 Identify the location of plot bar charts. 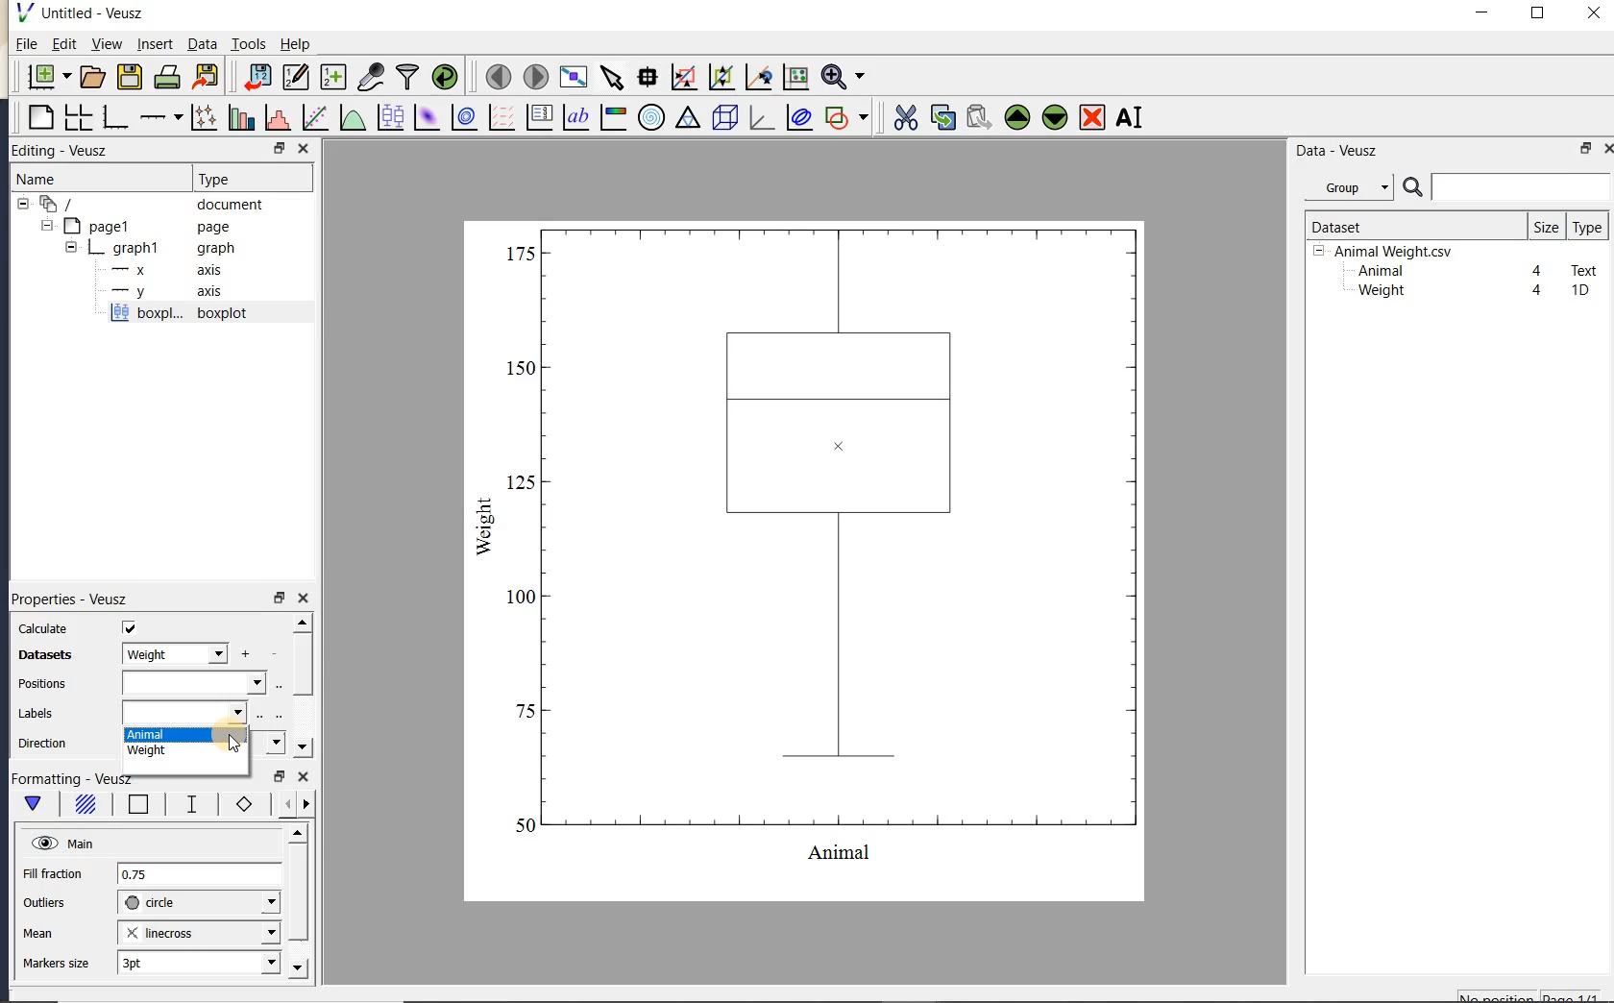
(241, 117).